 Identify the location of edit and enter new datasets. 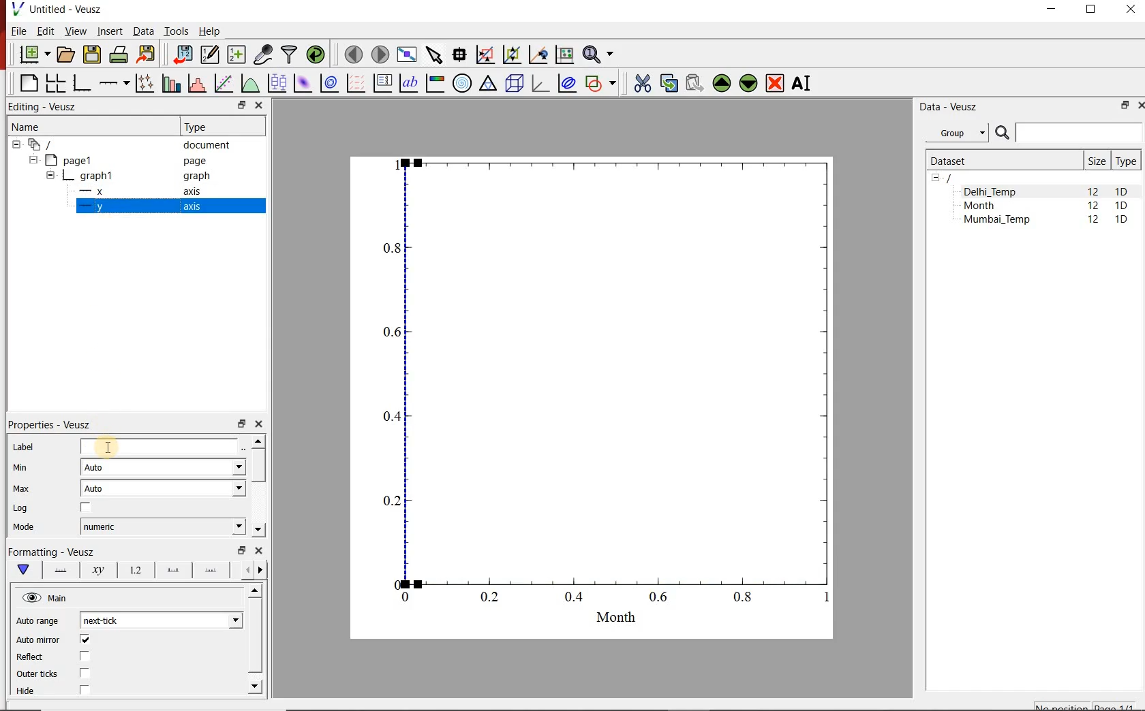
(209, 54).